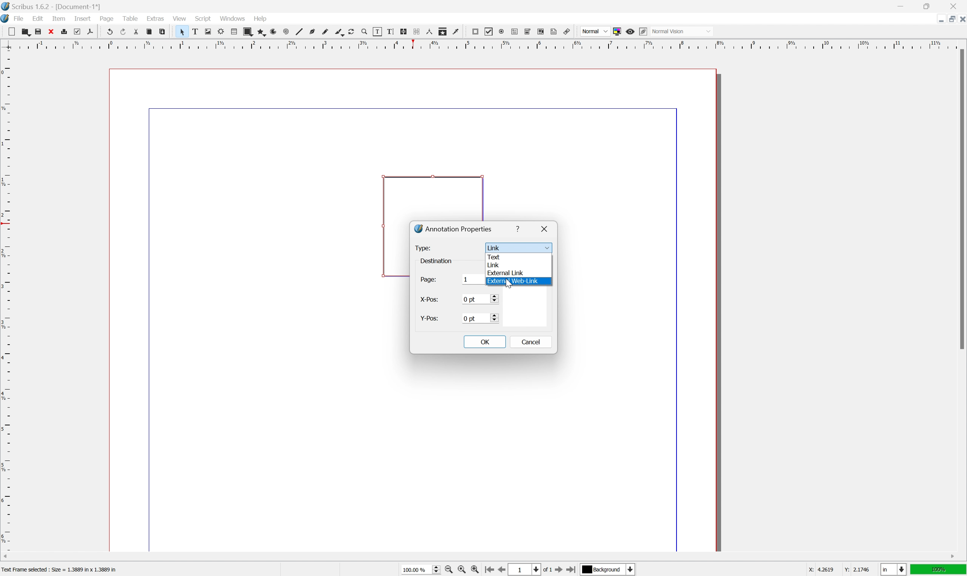 The height and width of the screenshot is (576, 967). I want to click on normal, so click(595, 30).